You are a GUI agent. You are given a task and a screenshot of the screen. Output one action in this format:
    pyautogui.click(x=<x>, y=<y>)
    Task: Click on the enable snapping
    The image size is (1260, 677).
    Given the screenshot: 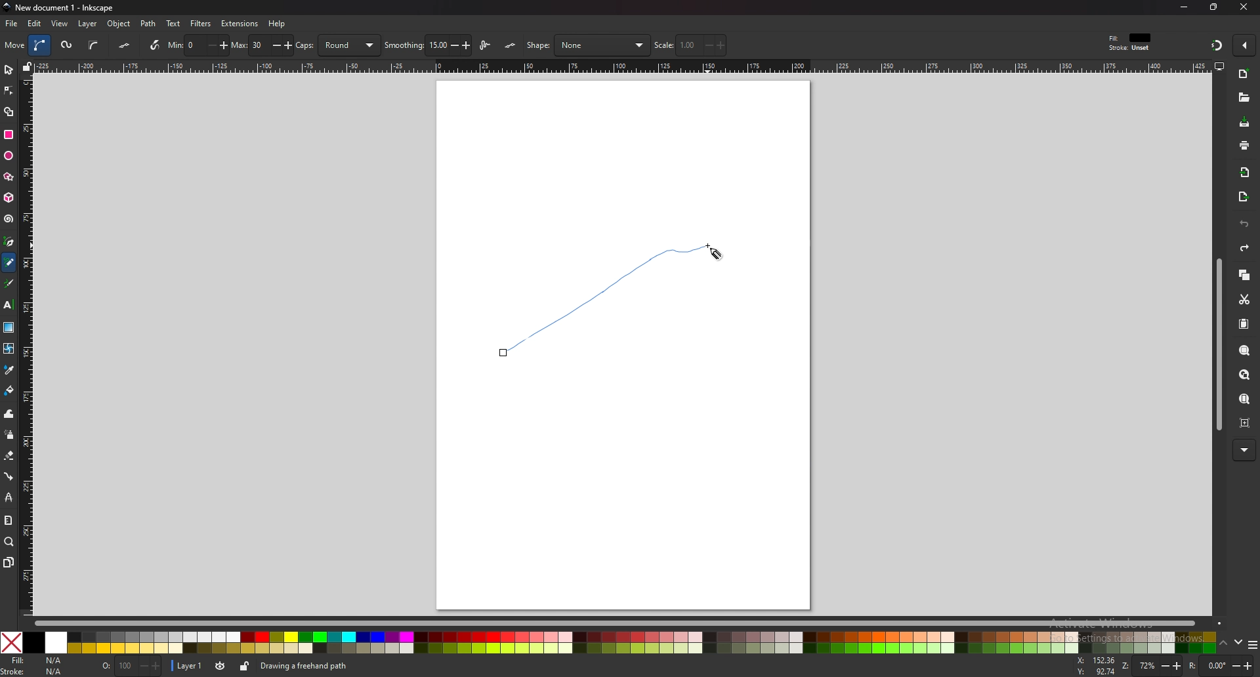 What is the action you would take?
    pyautogui.click(x=1243, y=45)
    